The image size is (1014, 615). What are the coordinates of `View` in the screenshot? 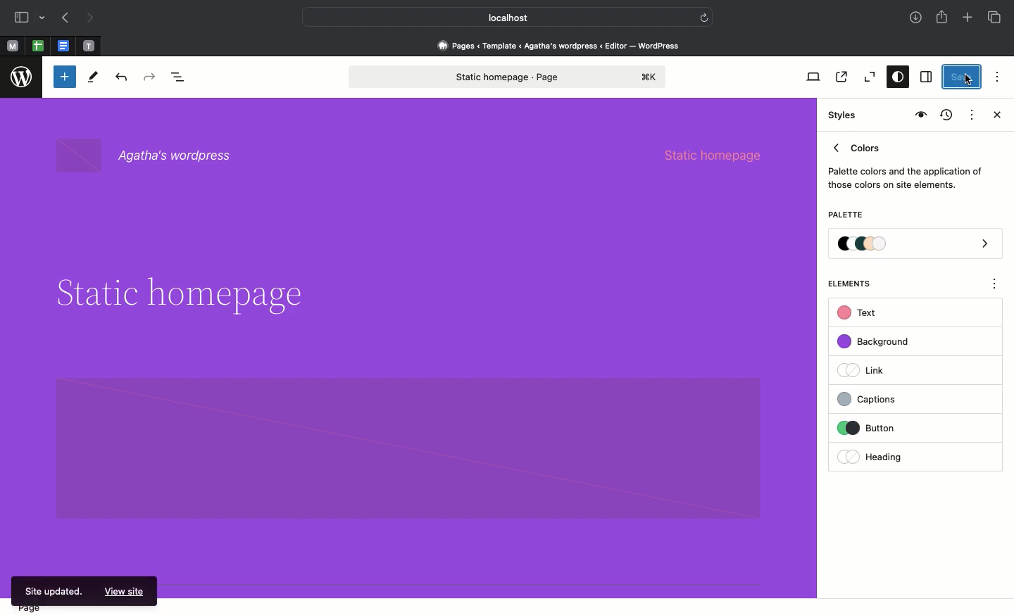 It's located at (810, 77).